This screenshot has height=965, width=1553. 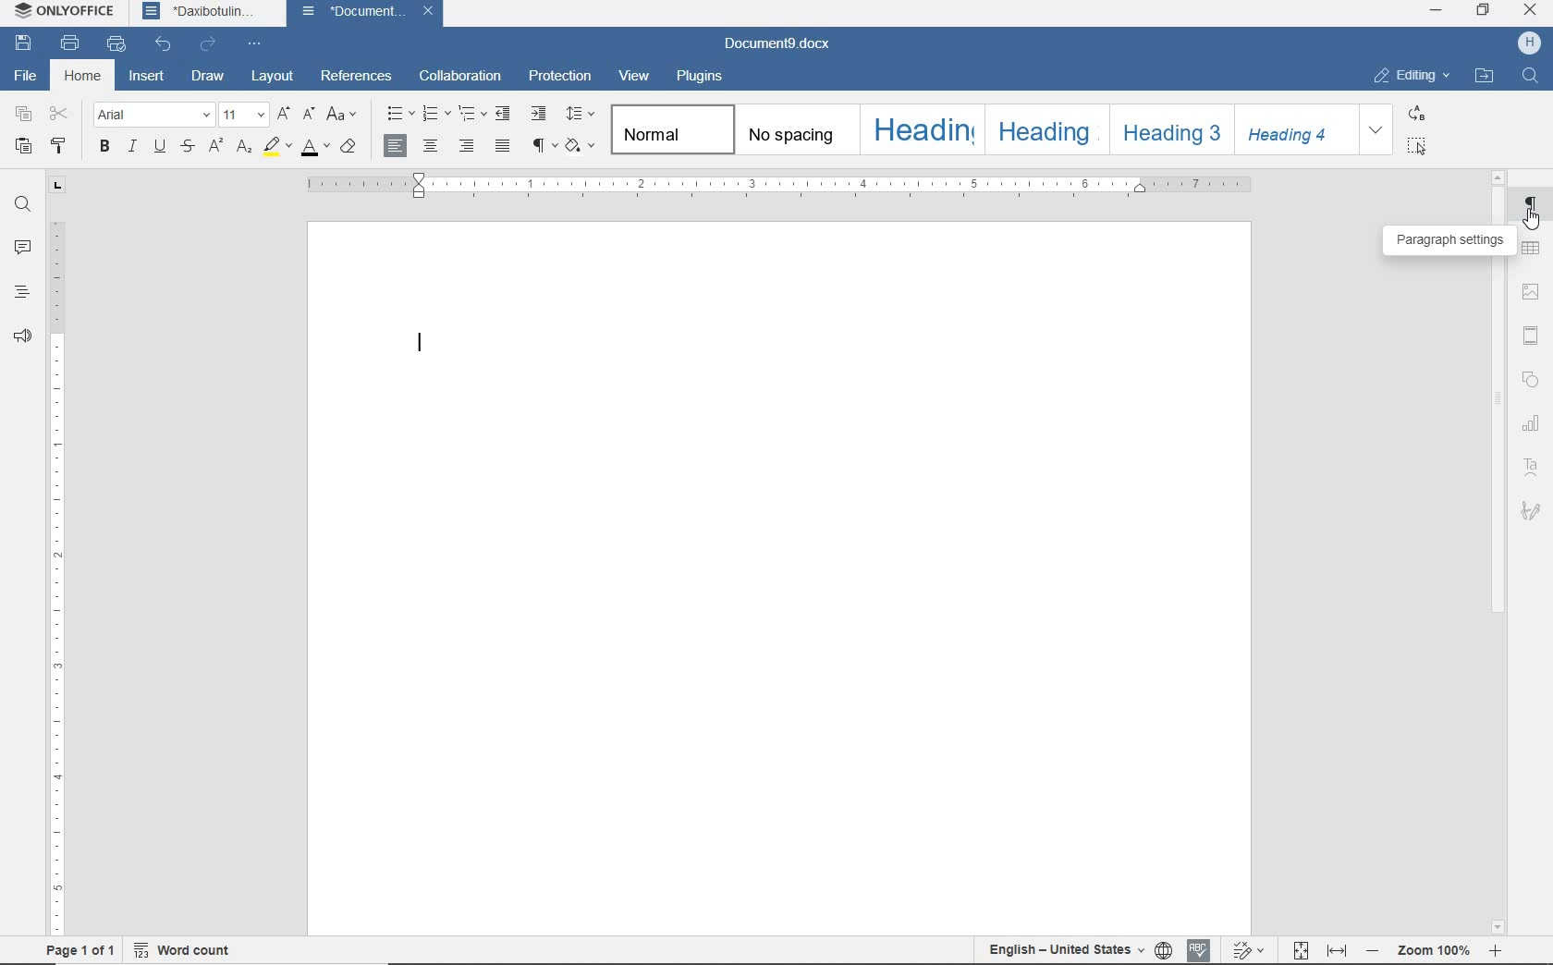 What do you see at coordinates (1411, 74) in the screenshot?
I see `EDITING` at bounding box center [1411, 74].